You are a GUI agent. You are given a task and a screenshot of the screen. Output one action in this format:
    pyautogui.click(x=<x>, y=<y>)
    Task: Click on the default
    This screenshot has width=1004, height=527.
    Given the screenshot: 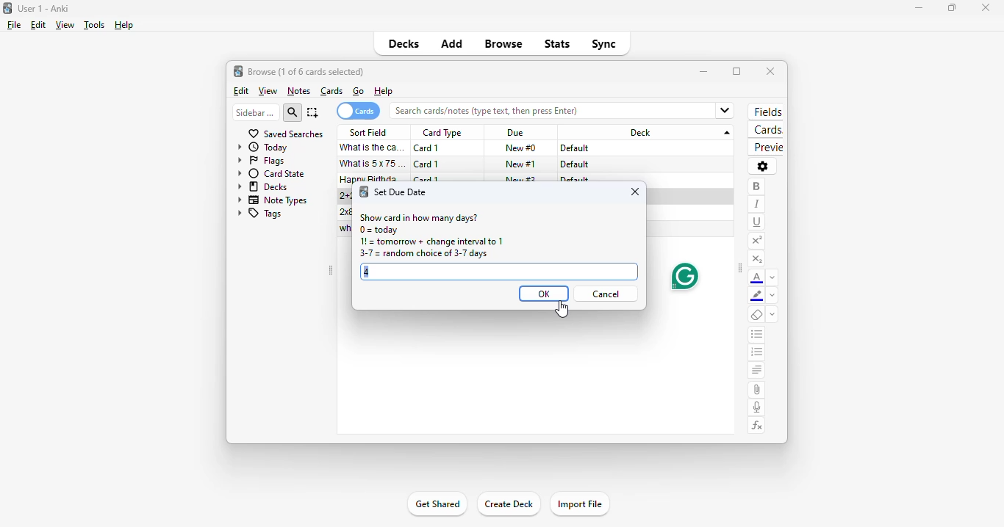 What is the action you would take?
    pyautogui.click(x=574, y=164)
    